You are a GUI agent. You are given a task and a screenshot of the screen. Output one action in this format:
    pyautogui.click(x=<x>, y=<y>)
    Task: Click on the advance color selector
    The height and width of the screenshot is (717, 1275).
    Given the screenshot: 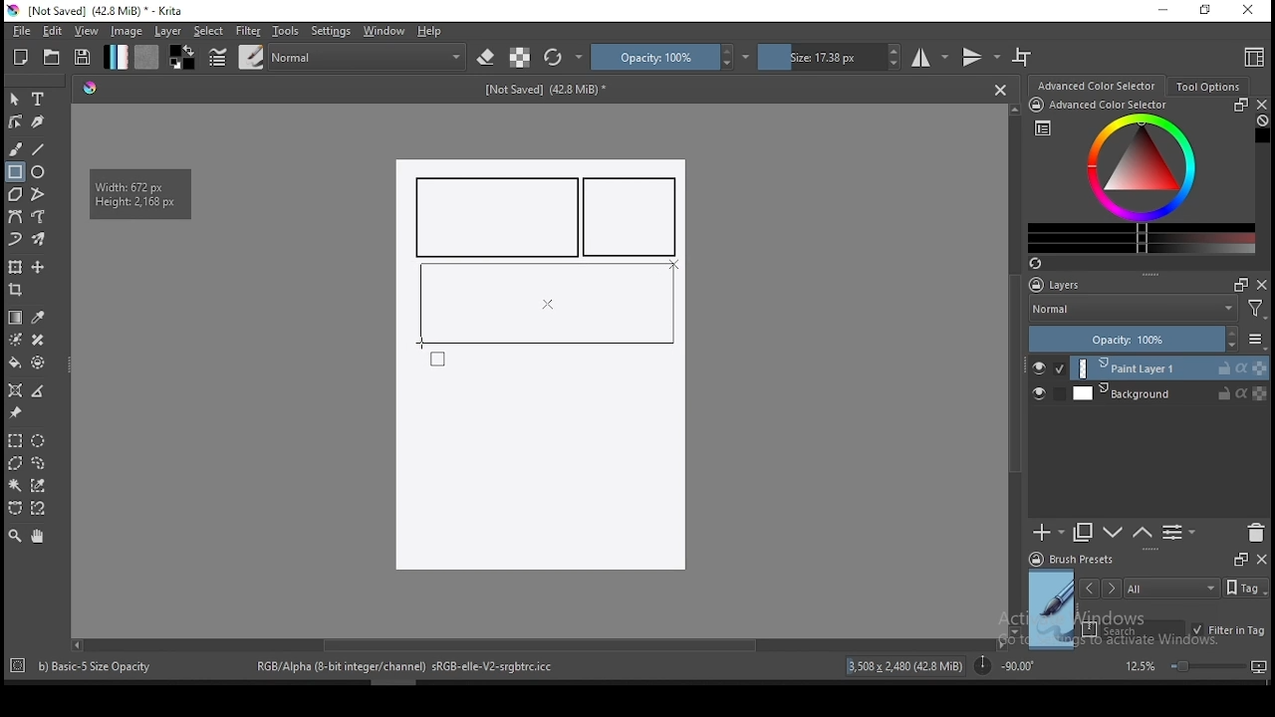 What is the action you would take?
    pyautogui.click(x=1099, y=85)
    